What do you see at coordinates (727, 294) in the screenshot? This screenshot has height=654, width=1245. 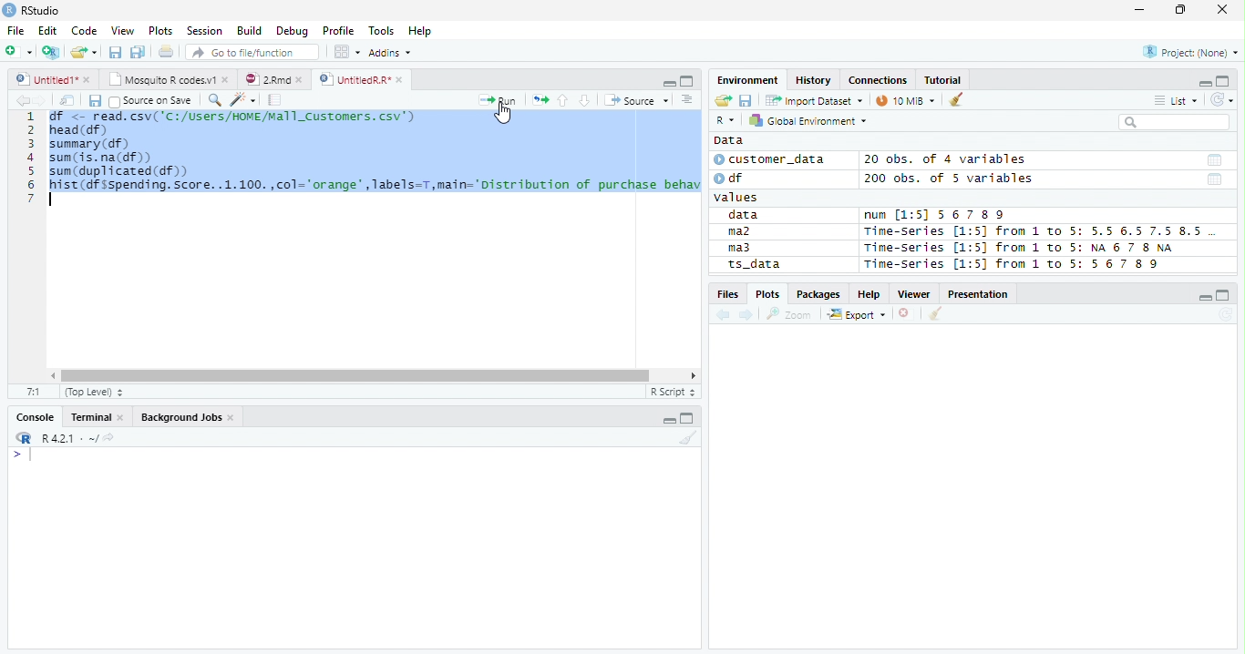 I see `Files` at bounding box center [727, 294].